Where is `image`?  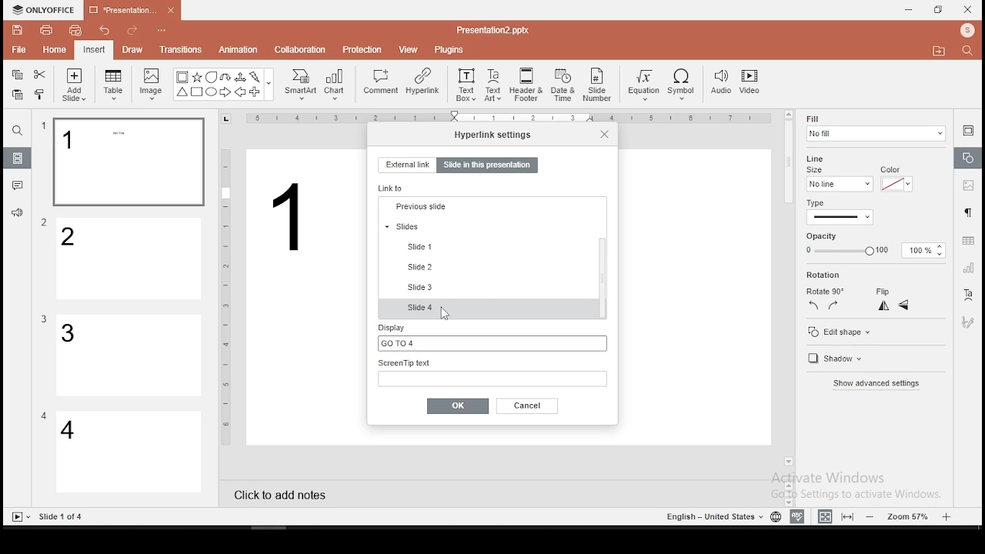
image is located at coordinates (152, 84).